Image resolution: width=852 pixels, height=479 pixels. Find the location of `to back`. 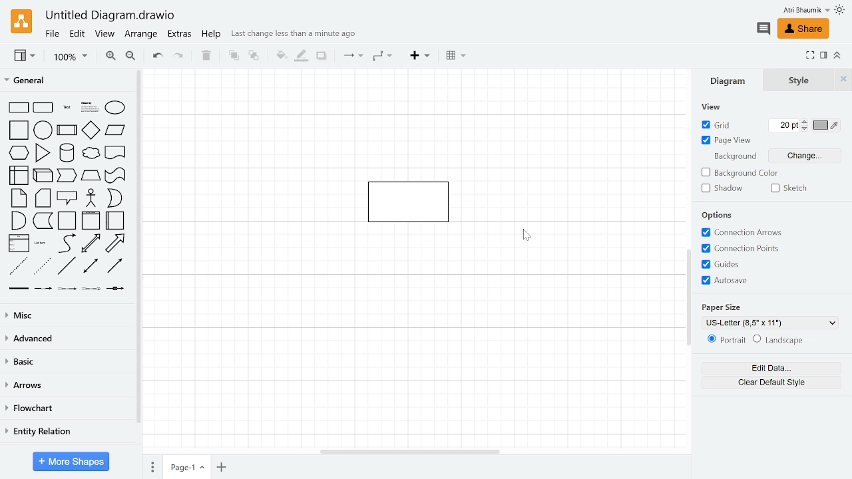

to back is located at coordinates (254, 57).